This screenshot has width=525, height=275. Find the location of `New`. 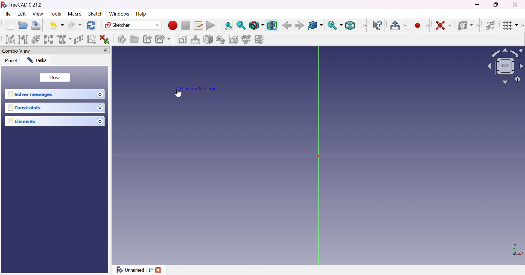

New is located at coordinates (10, 25).